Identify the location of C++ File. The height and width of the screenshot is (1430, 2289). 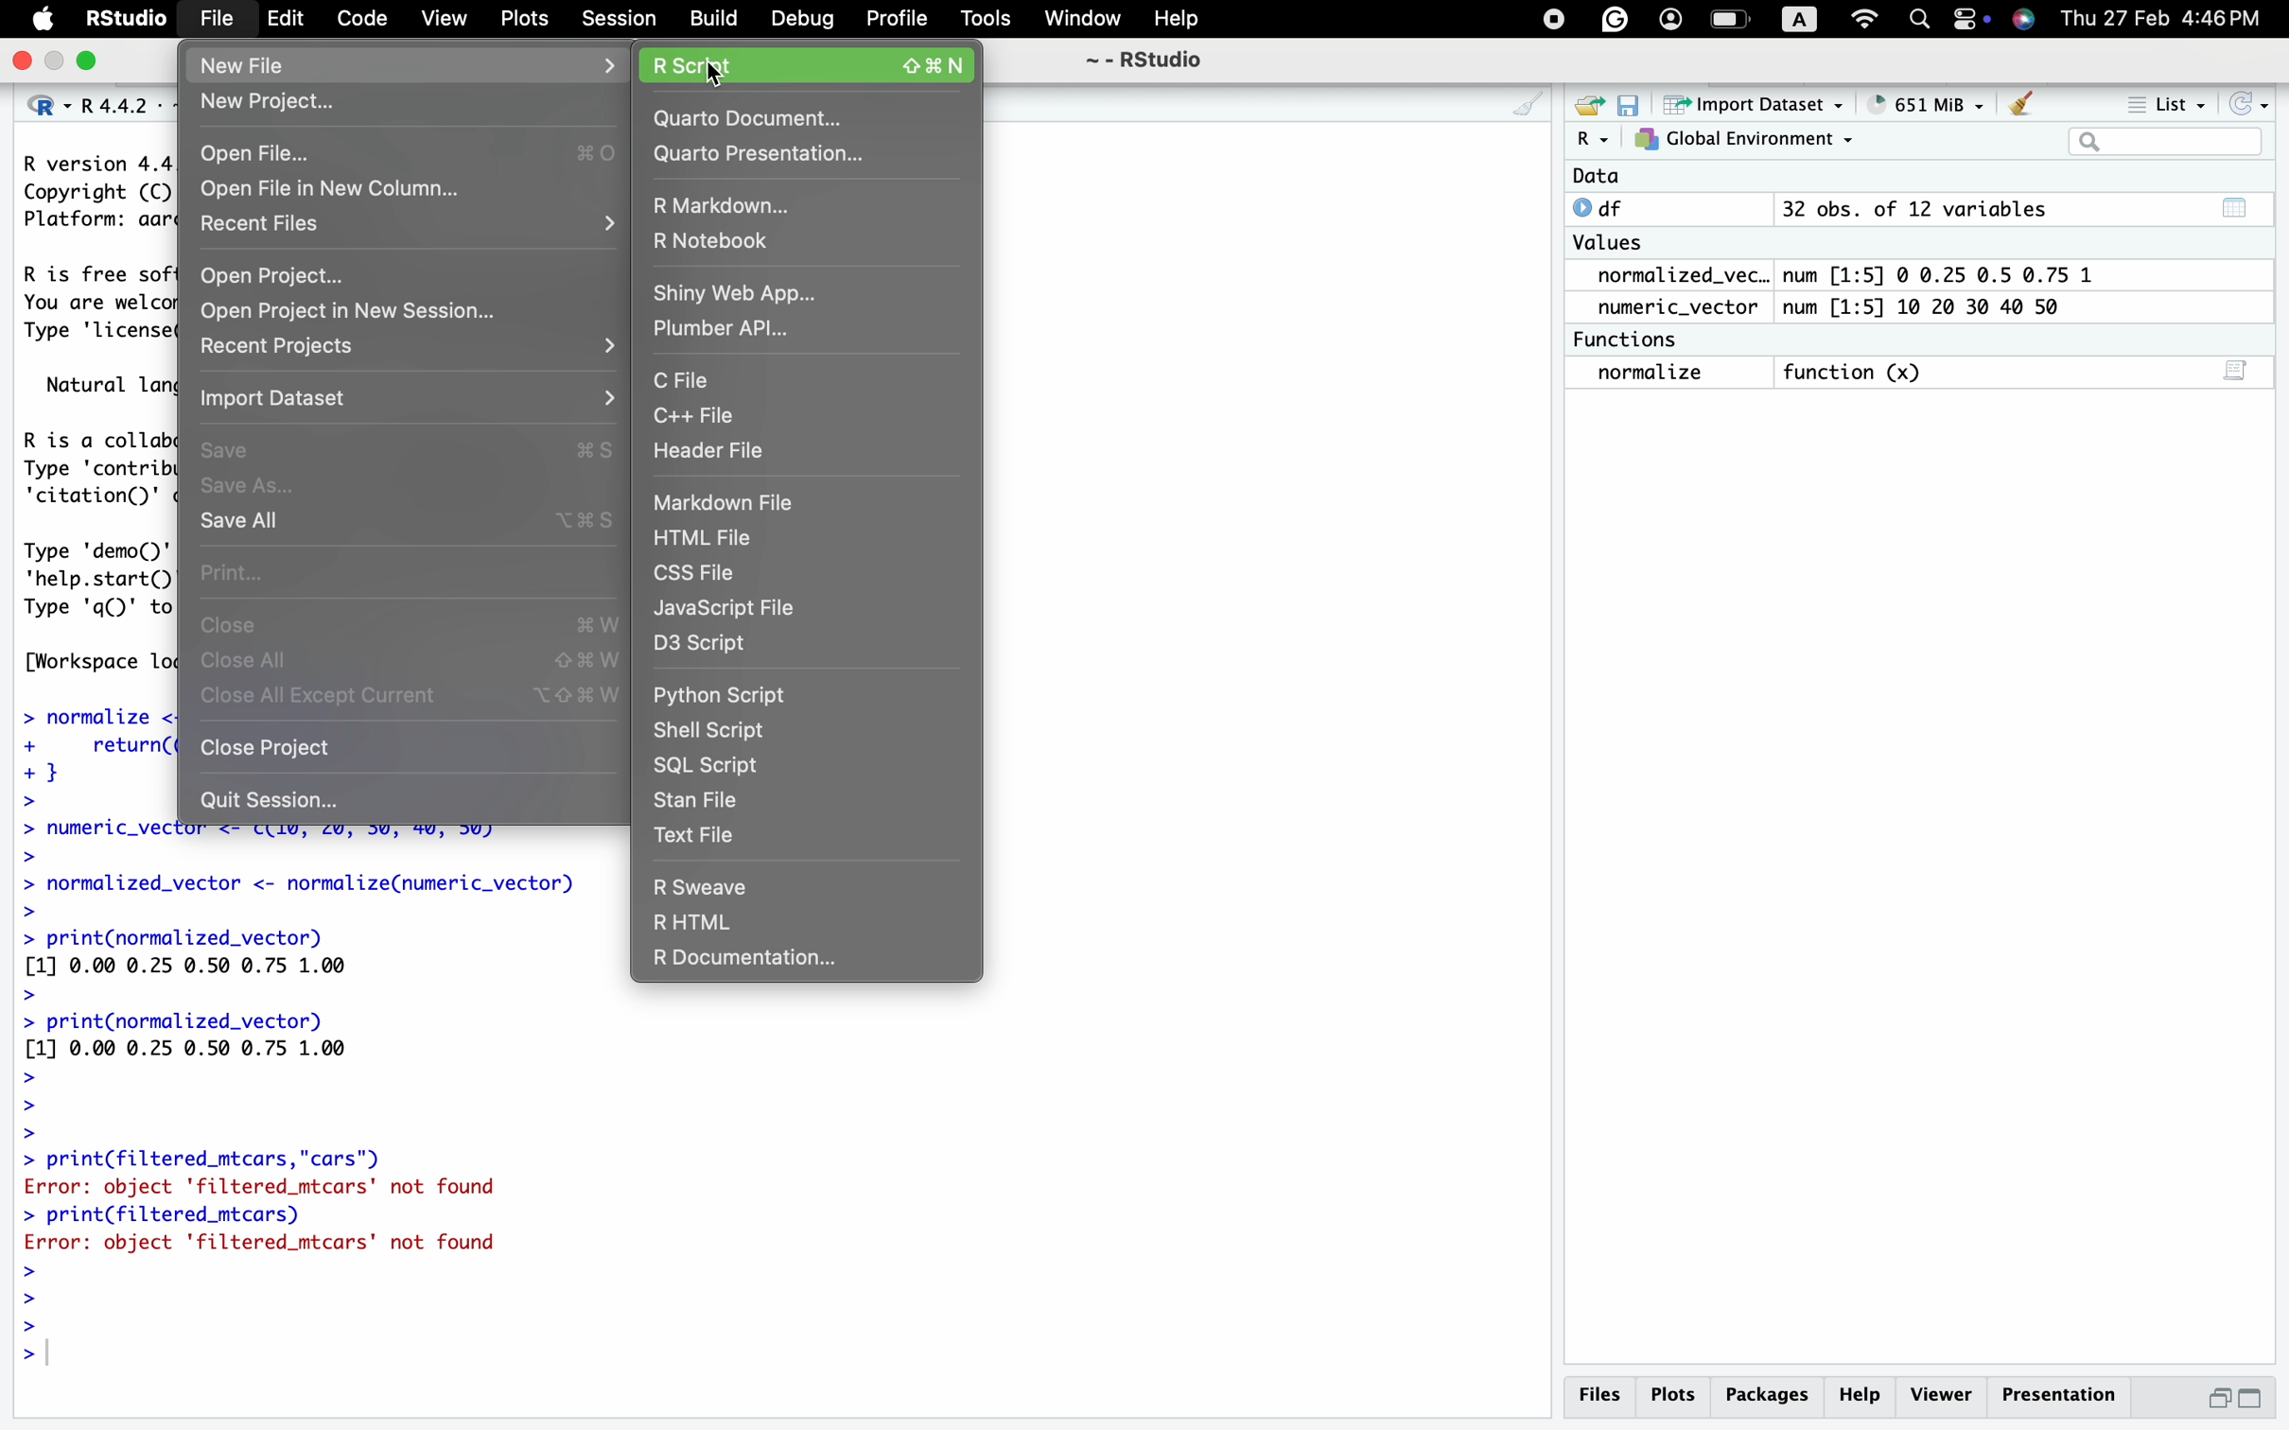
(709, 416).